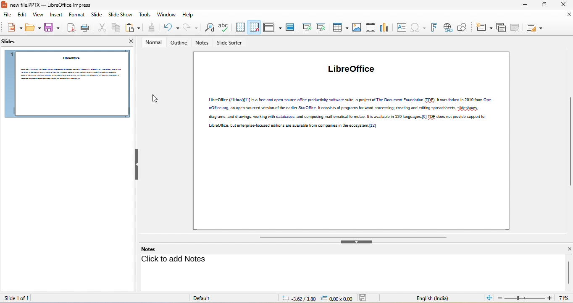  Describe the element at coordinates (137, 165) in the screenshot. I see `hide left sidebar` at that location.